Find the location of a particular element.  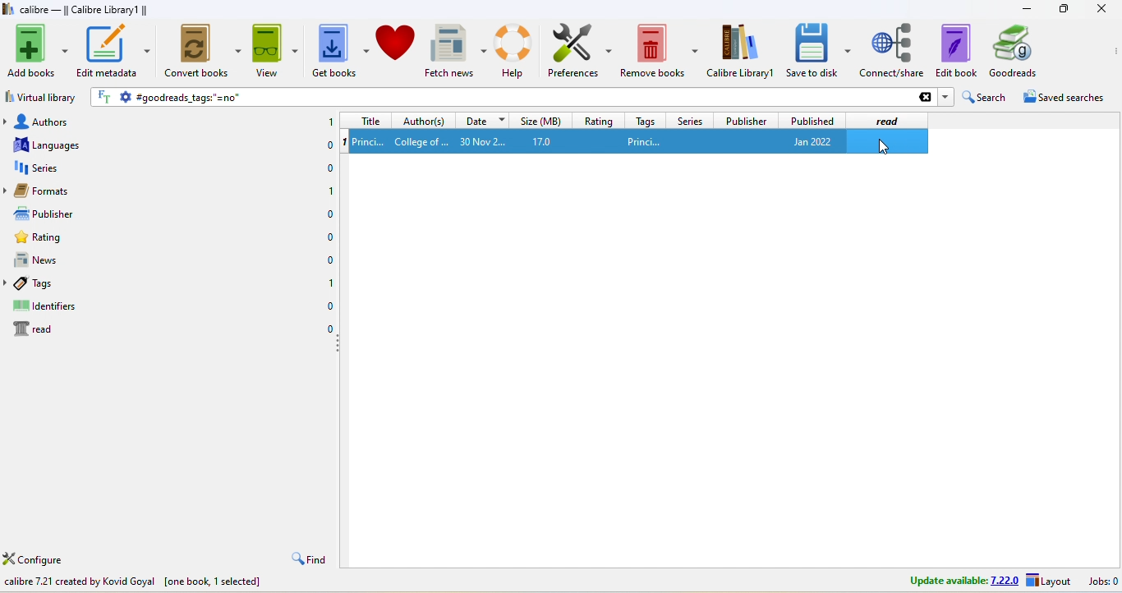

add books is located at coordinates (36, 51).